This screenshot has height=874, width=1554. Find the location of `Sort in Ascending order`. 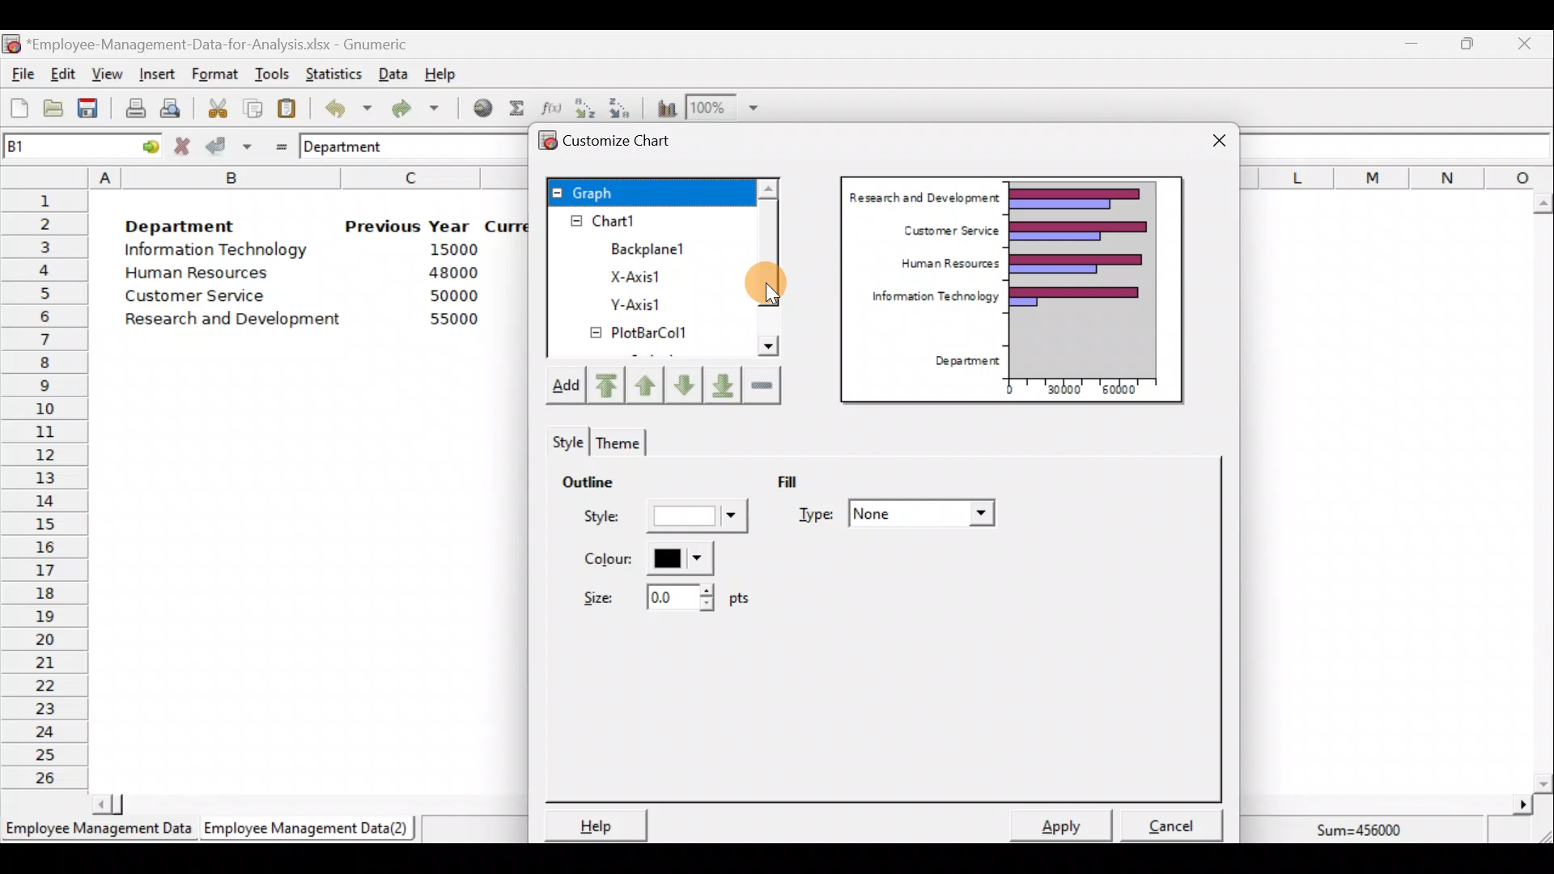

Sort in Ascending order is located at coordinates (584, 108).